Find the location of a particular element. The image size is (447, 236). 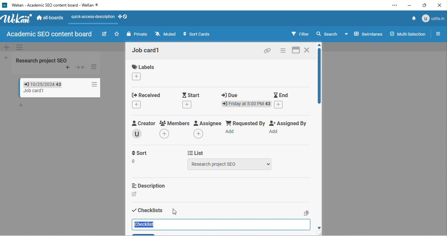

quick-access-description is located at coordinates (91, 19).